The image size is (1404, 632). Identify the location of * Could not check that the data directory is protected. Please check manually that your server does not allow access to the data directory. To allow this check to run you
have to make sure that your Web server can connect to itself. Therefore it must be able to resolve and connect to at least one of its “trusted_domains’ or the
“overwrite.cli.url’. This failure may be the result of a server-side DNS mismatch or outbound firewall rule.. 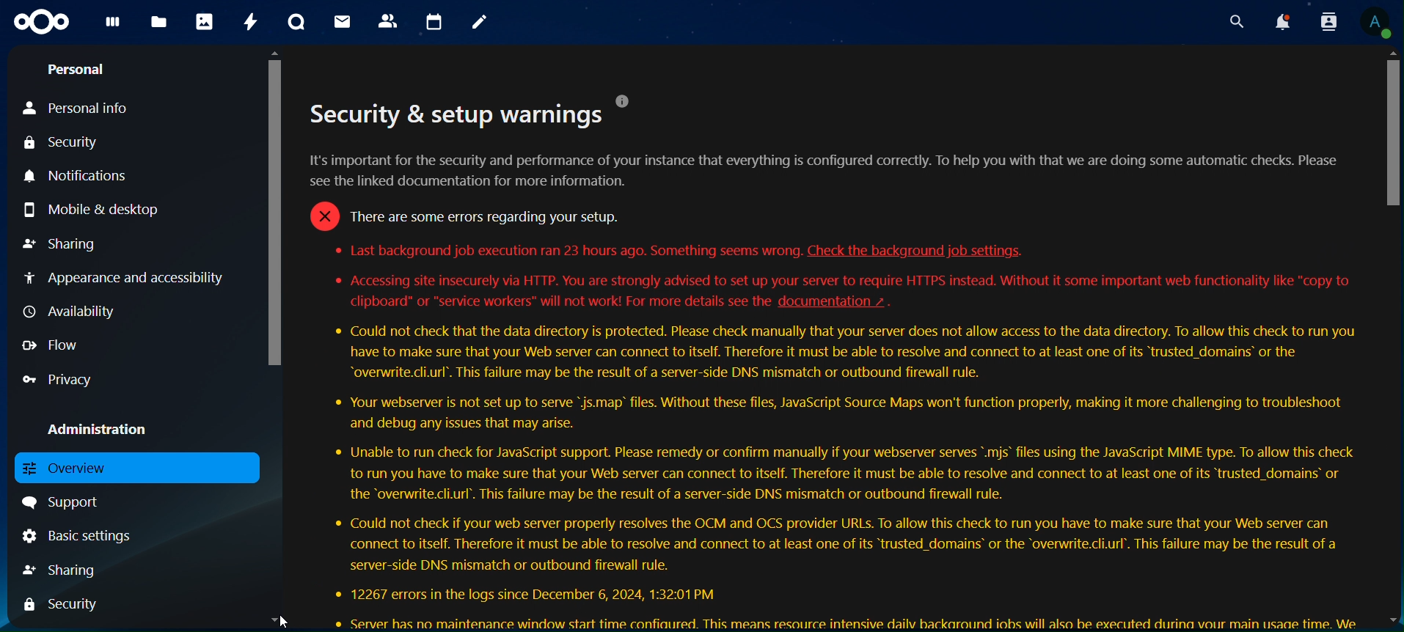
(844, 353).